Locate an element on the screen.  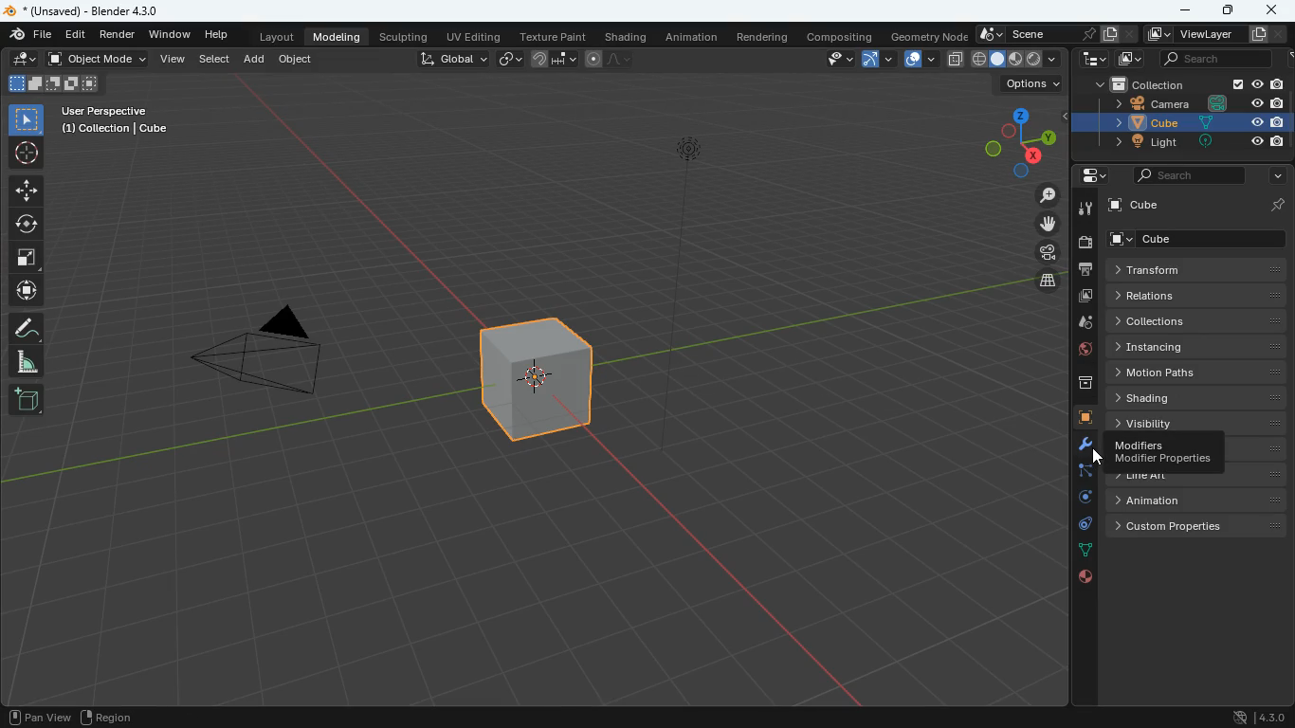
user perspective is located at coordinates (123, 118).